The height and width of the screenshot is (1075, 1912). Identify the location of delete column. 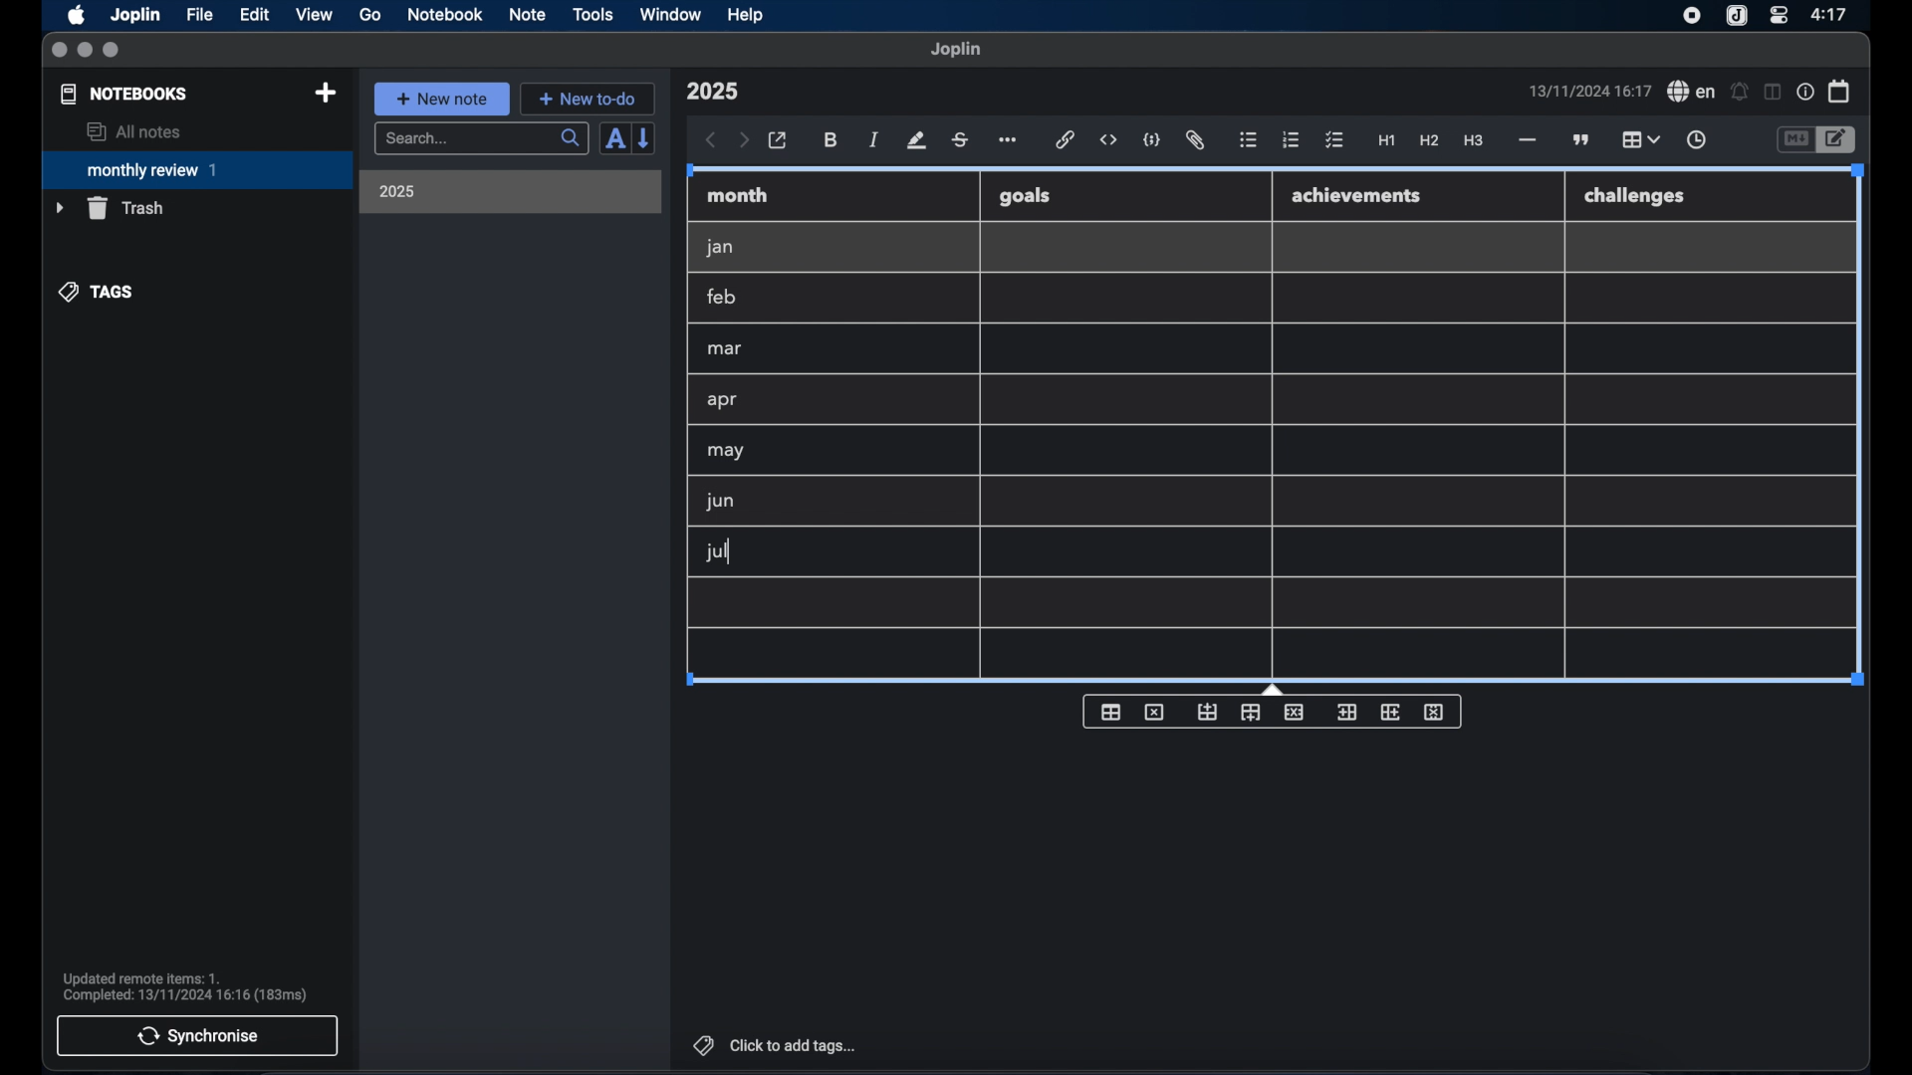
(1435, 713).